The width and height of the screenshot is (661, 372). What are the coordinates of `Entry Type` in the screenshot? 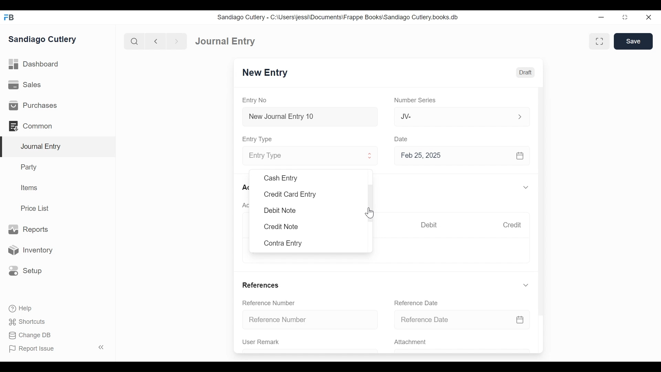 It's located at (302, 156).